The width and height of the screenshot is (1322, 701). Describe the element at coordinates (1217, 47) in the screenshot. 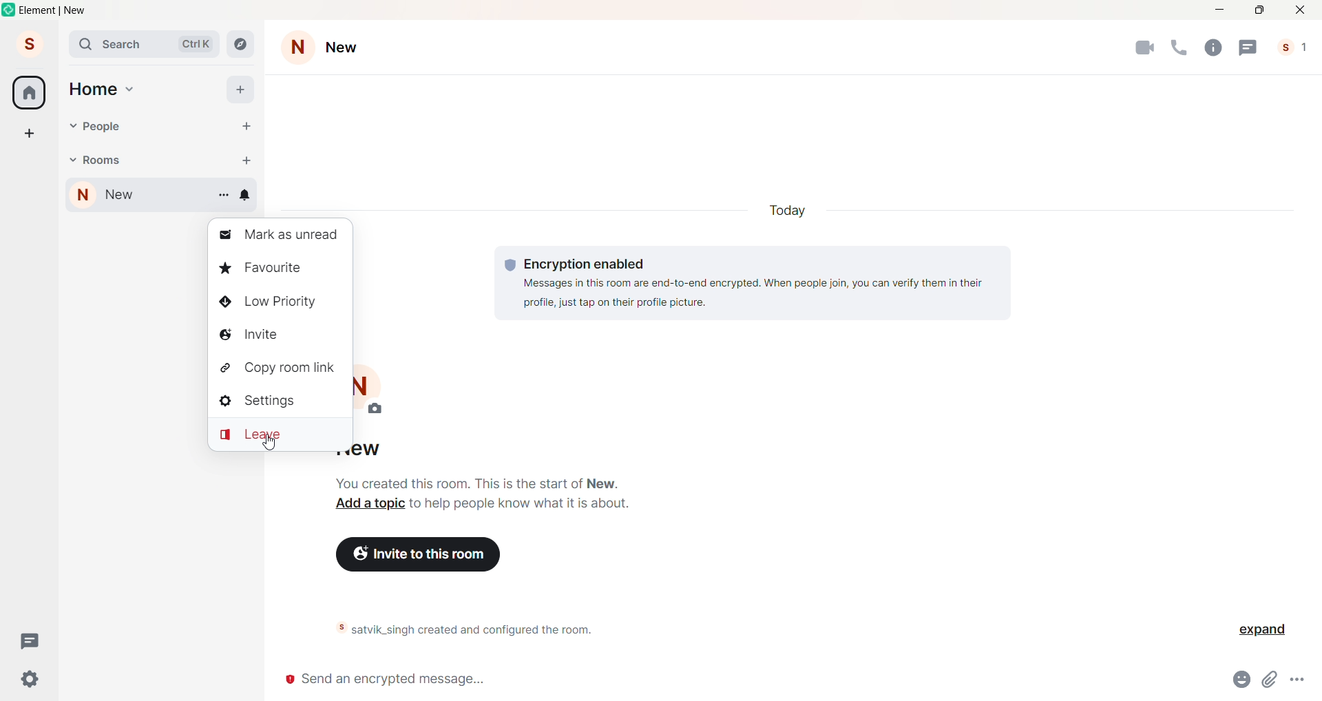

I see `Room Info` at that location.